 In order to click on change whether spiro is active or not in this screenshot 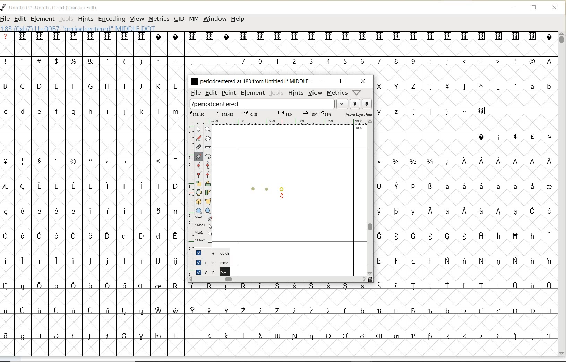, I will do `click(208, 156)`.